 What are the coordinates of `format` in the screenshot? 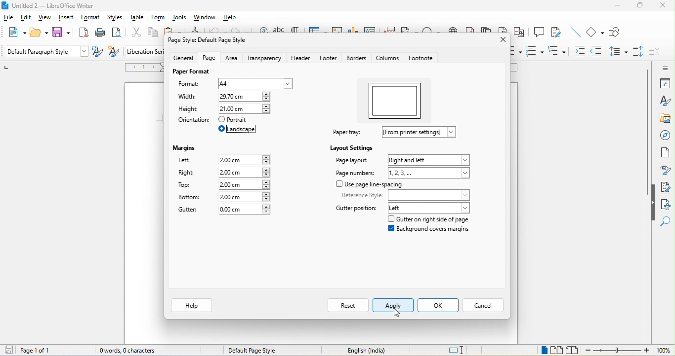 It's located at (189, 84).